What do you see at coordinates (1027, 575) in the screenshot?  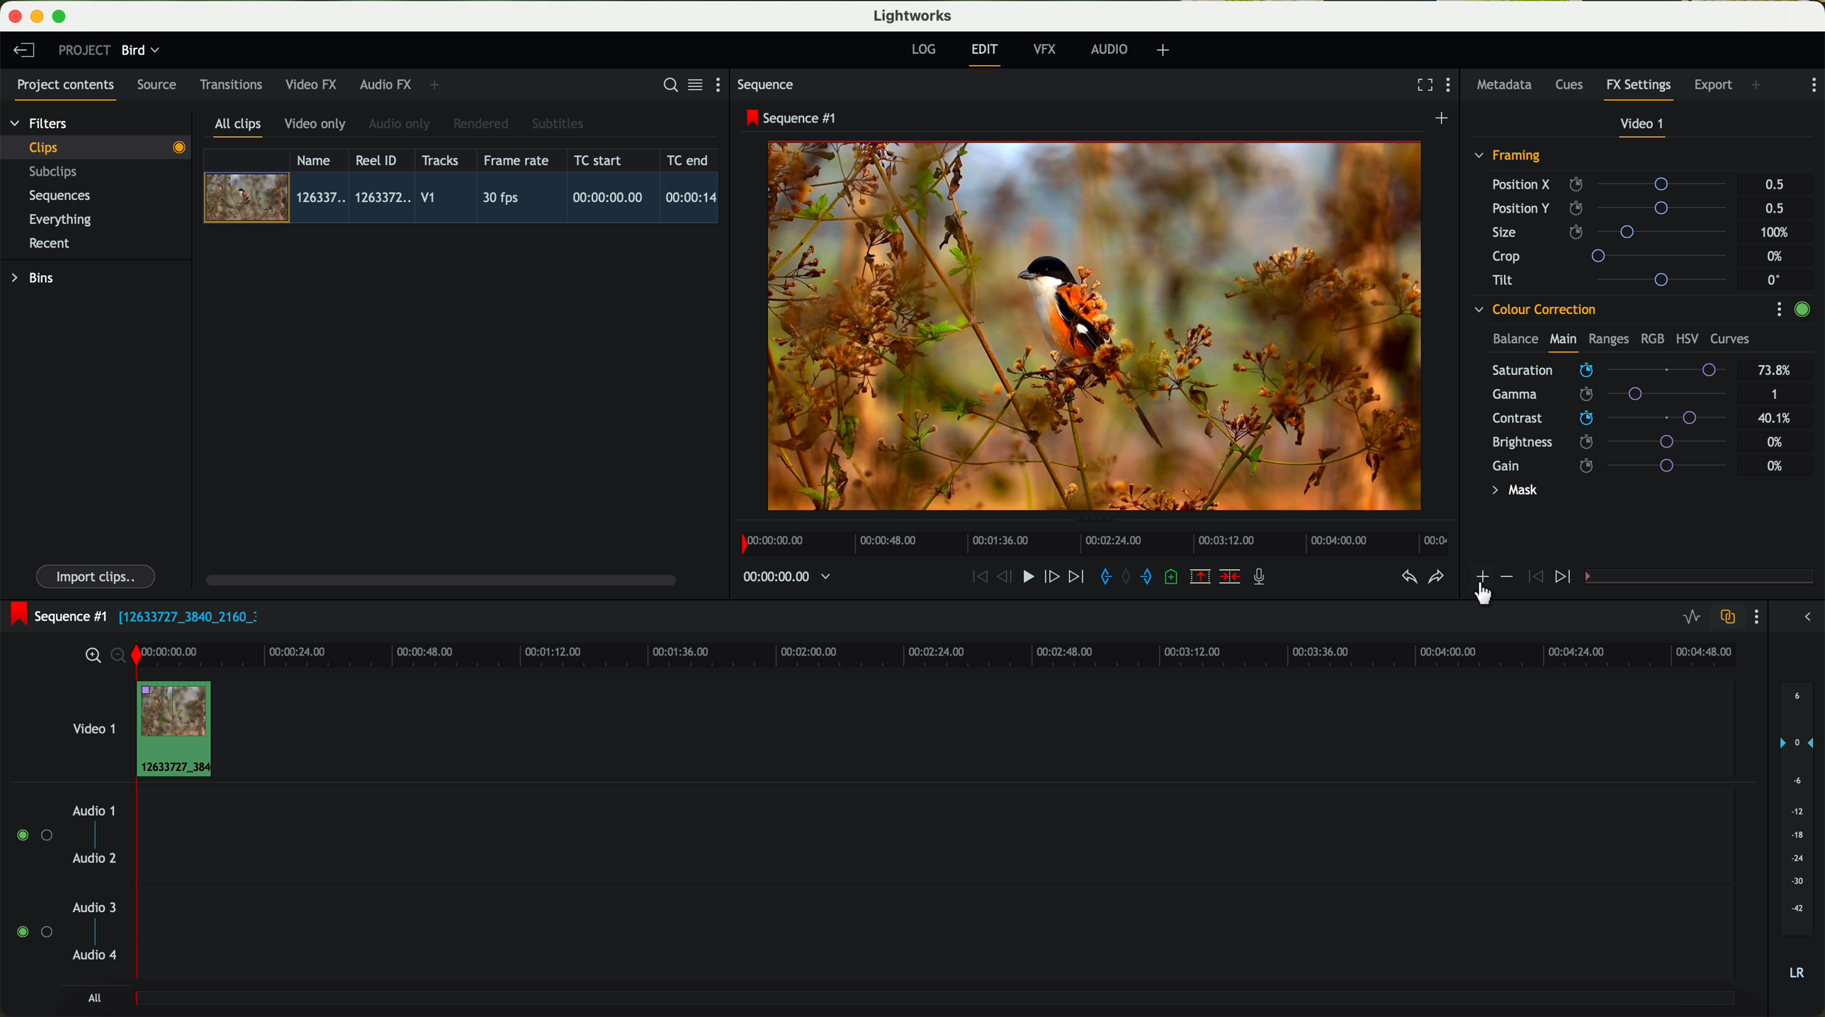 I see `play` at bounding box center [1027, 575].